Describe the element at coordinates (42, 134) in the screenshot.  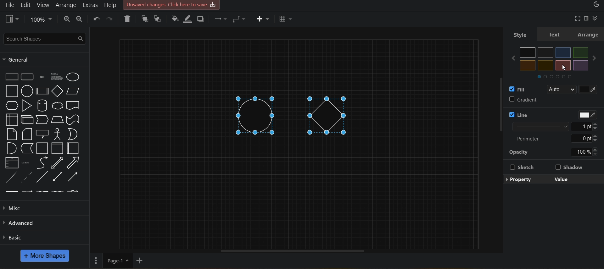
I see `Callout` at that location.